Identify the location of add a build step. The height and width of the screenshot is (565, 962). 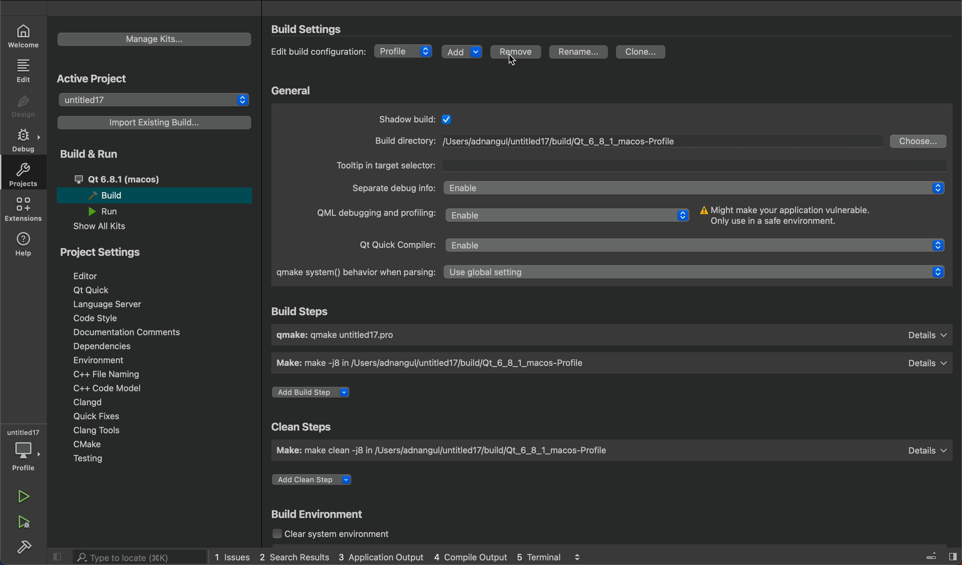
(315, 392).